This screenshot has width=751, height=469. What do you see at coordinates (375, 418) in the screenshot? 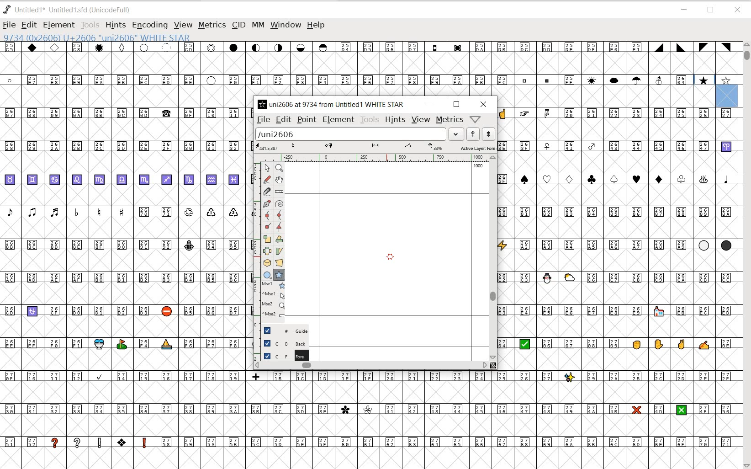
I see `GLYPHY CHARACTERS & NUMBERS` at bounding box center [375, 418].